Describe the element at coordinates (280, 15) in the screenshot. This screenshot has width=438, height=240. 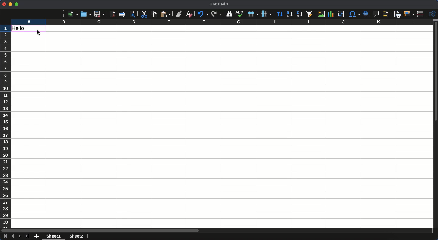
I see `Sort` at that location.